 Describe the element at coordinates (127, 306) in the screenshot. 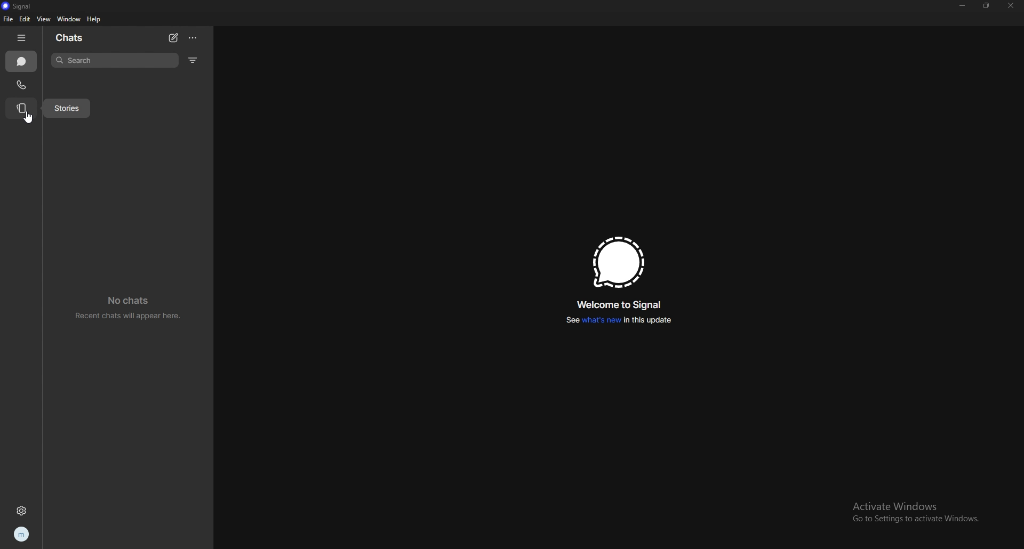

I see `no chats recent chats will appear here` at that location.